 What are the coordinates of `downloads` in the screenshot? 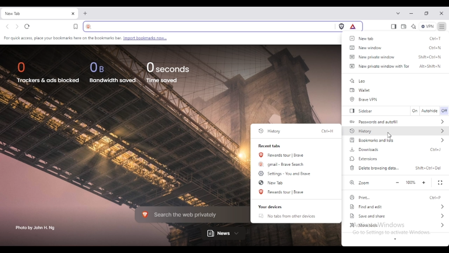 It's located at (364, 149).